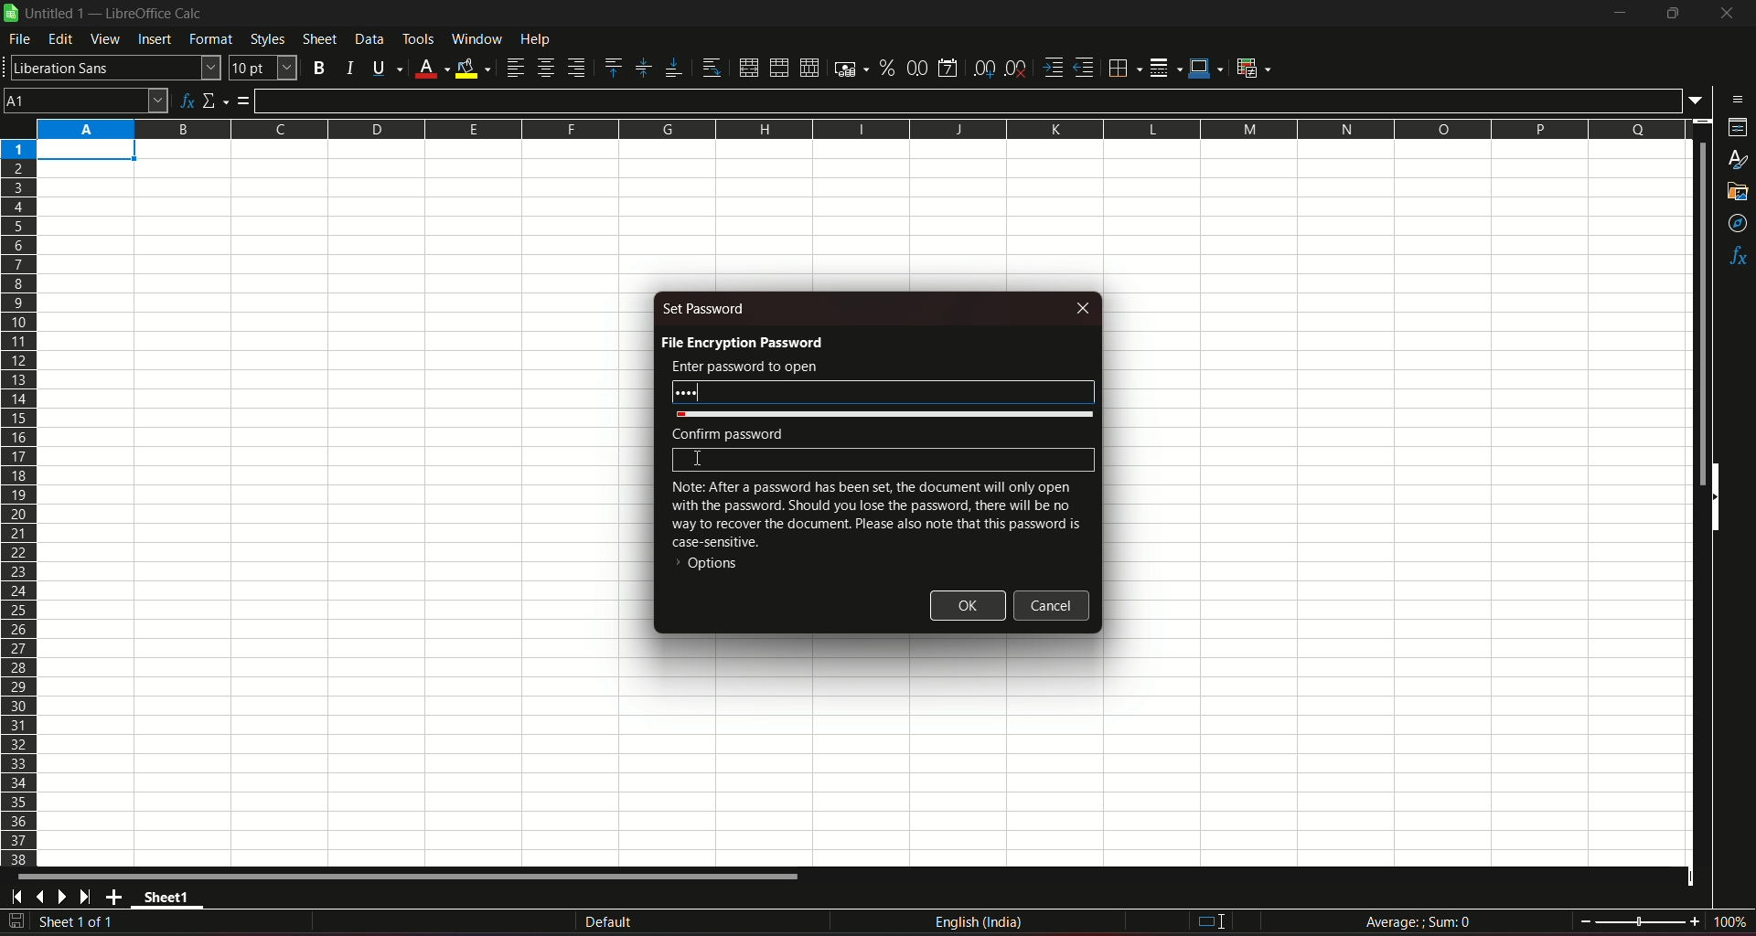  What do you see at coordinates (210, 41) in the screenshot?
I see `Format` at bounding box center [210, 41].